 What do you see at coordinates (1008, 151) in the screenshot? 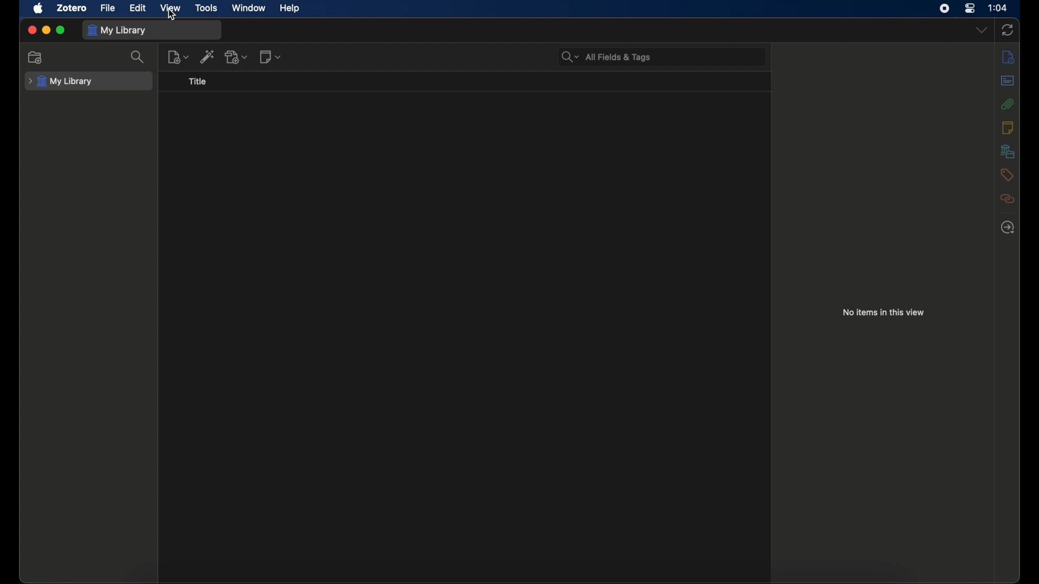
I see `libraries` at bounding box center [1008, 151].